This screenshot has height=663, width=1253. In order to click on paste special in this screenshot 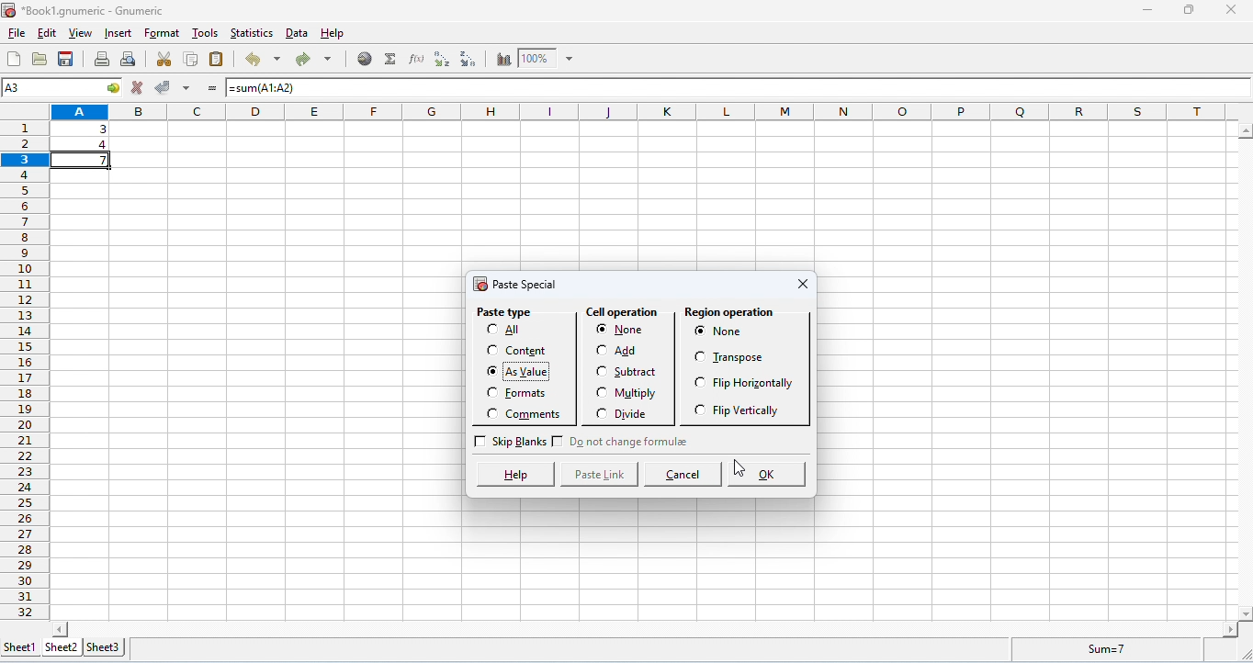, I will do `click(516, 286)`.